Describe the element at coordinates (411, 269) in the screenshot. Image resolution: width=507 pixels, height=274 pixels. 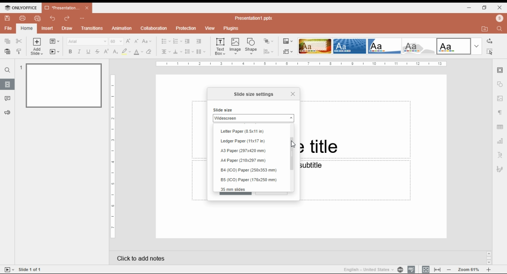
I see `spell check` at that location.